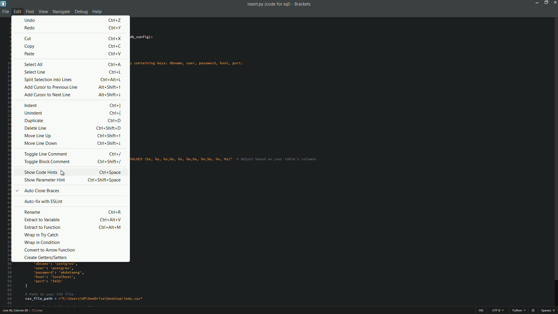 The image size is (558, 314). I want to click on file menu, so click(5, 12).